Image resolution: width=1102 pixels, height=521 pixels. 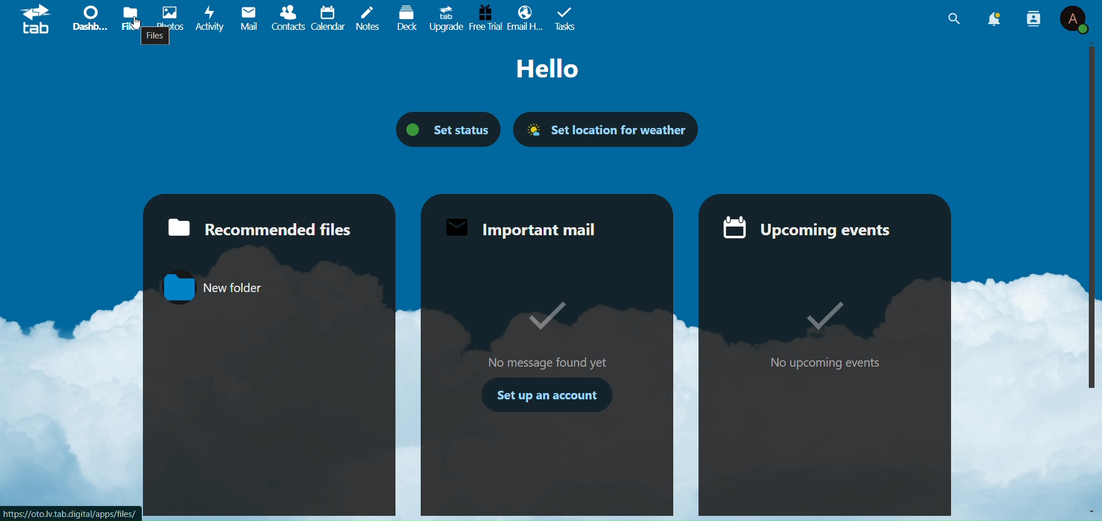 What do you see at coordinates (290, 18) in the screenshot?
I see `Contacts` at bounding box center [290, 18].